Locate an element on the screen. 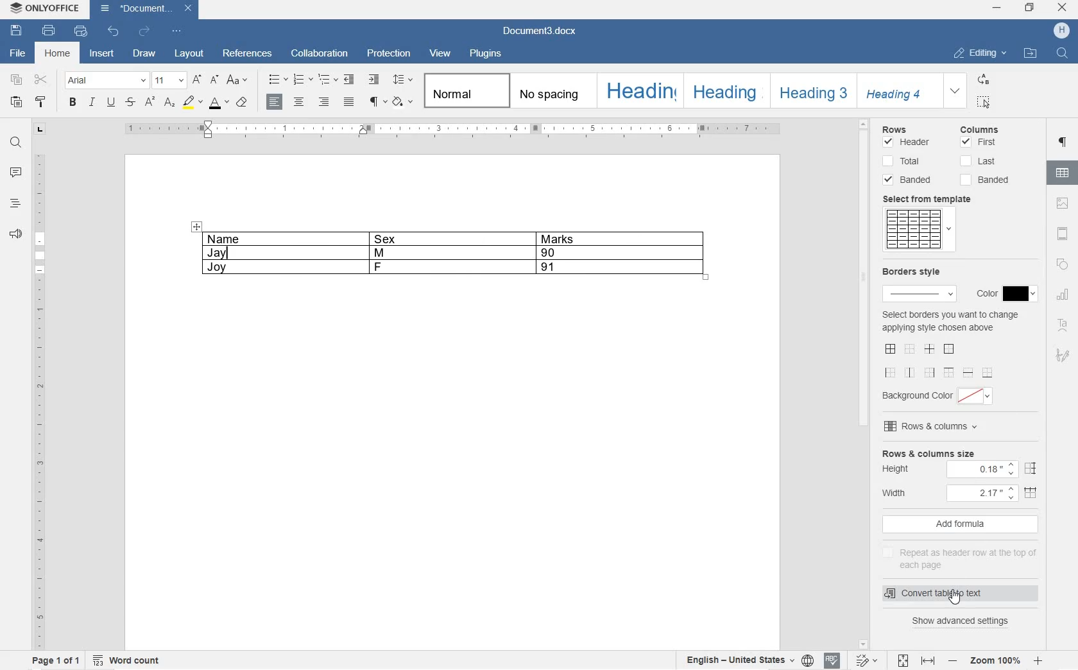 This screenshot has height=670, width=1078. CUSTOMIZE QUICK ACCESSTOOLBAR is located at coordinates (177, 31).